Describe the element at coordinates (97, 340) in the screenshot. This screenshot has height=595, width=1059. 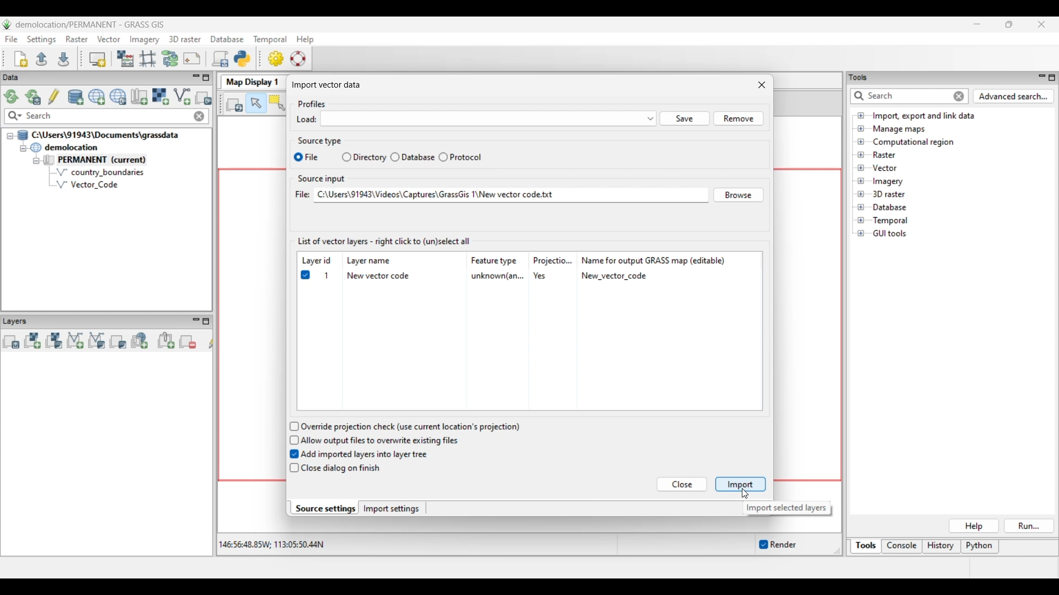
I see `Add various vector map layers` at that location.